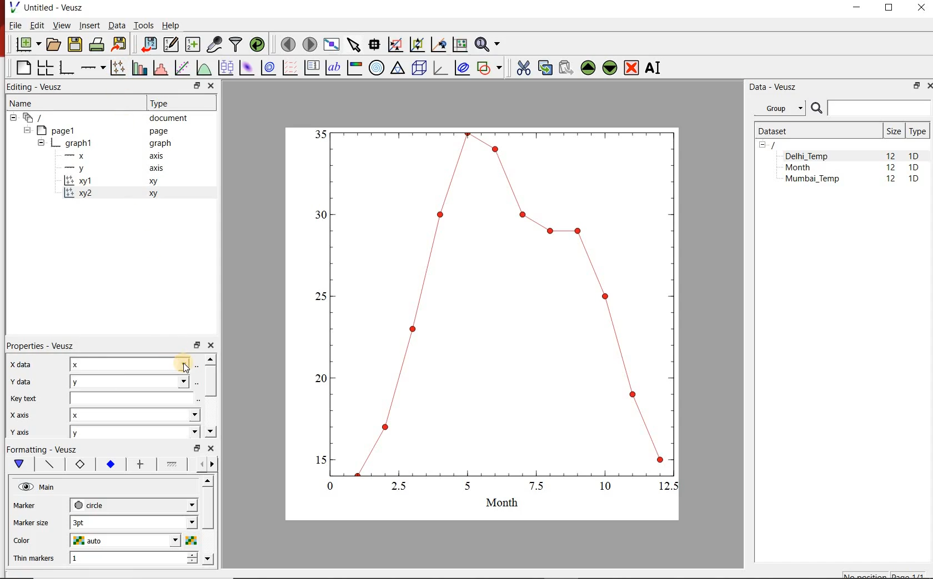 This screenshot has height=579, width=933. What do you see at coordinates (268, 68) in the screenshot?
I see `plot a 2d dataset as contours` at bounding box center [268, 68].